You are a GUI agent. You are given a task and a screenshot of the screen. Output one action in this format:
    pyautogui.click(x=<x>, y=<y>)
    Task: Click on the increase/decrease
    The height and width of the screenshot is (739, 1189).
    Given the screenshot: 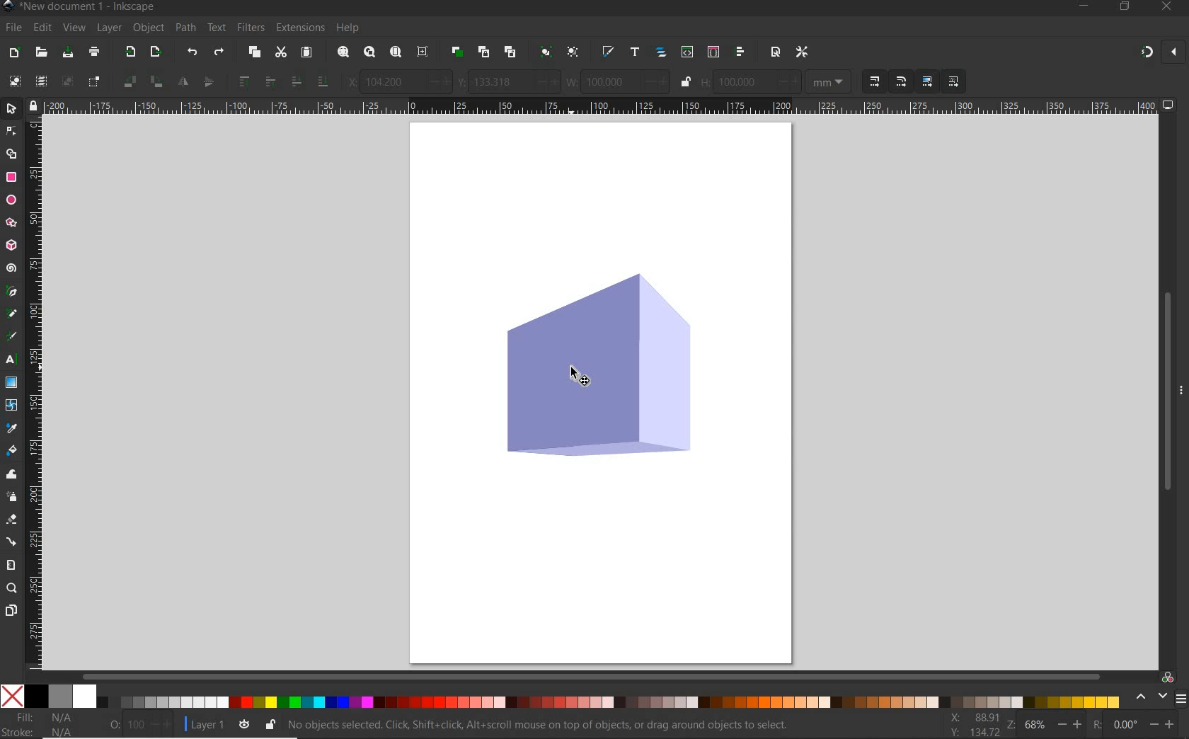 What is the action you would take?
    pyautogui.click(x=1165, y=724)
    